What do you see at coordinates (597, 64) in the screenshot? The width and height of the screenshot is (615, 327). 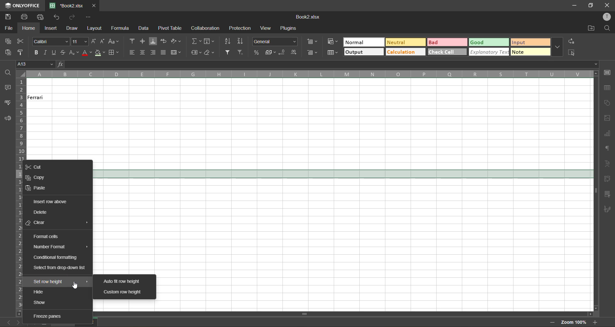 I see `Drop-down ` at bounding box center [597, 64].